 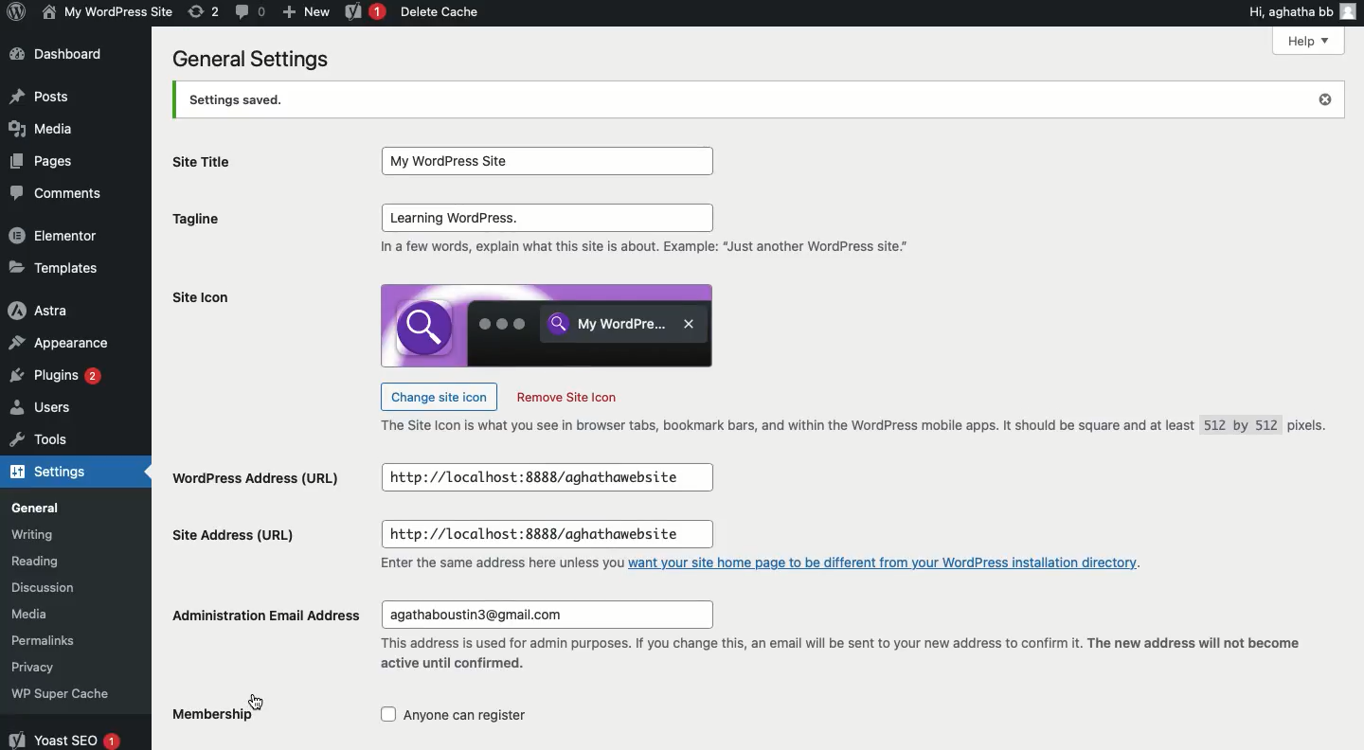 I want to click on Hi, agatha bb, so click(x=1288, y=10).